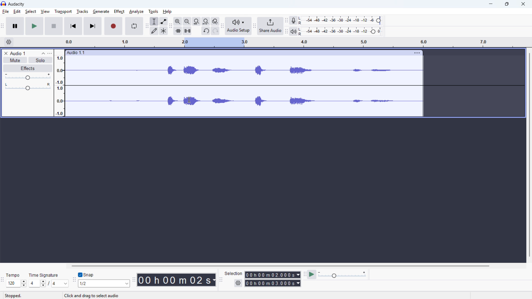 Image resolution: width=532 pixels, height=299 pixels. Describe the element at coordinates (14, 274) in the screenshot. I see `Tempo` at that location.